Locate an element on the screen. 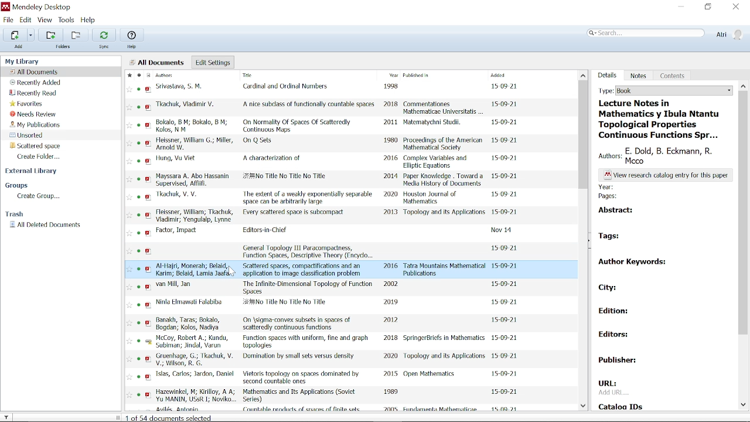 The width and height of the screenshot is (750, 422). Year is located at coordinates (392, 76).